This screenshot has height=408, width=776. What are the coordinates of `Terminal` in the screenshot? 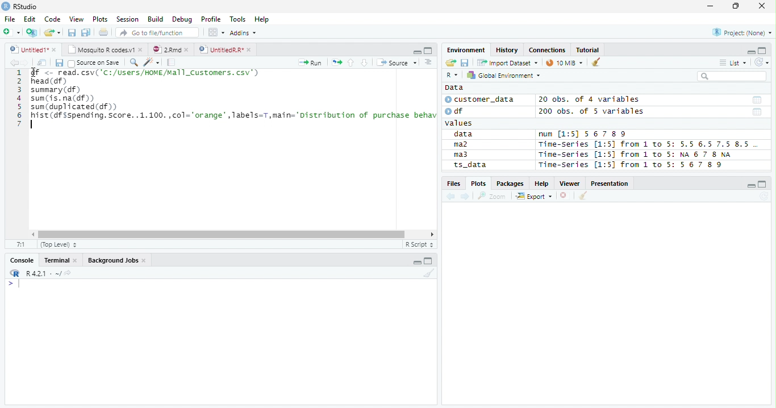 It's located at (60, 261).